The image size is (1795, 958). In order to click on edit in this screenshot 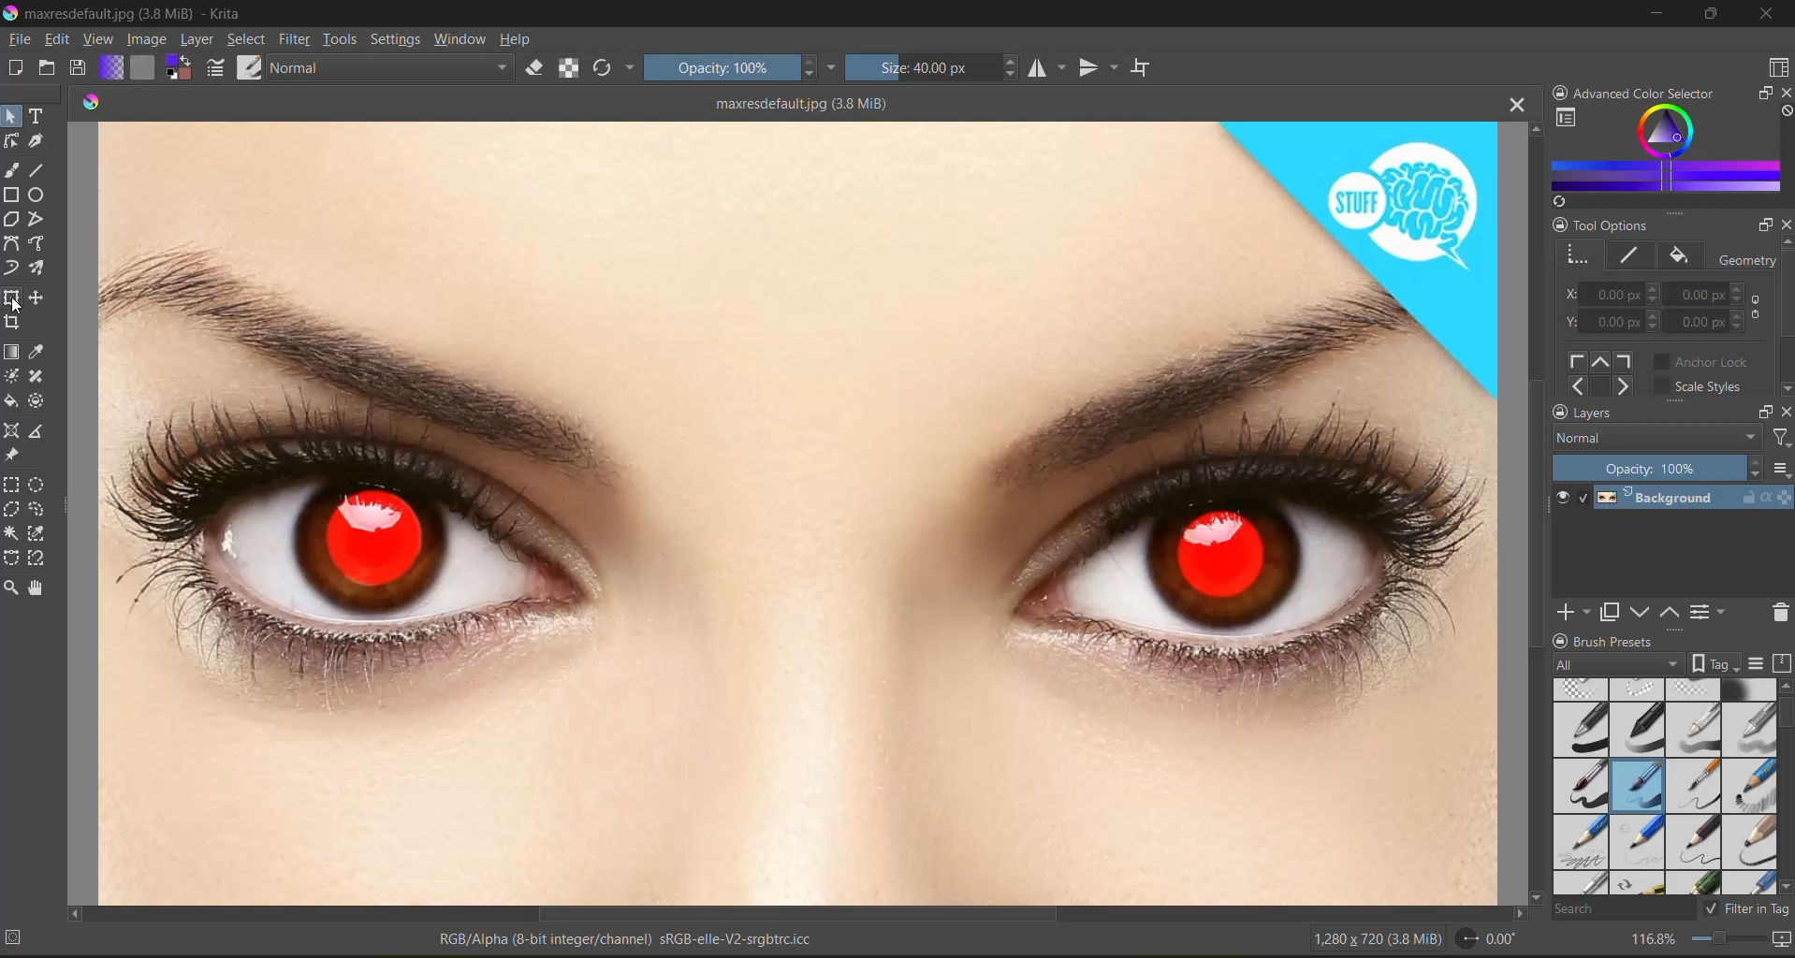, I will do `click(57, 39)`.